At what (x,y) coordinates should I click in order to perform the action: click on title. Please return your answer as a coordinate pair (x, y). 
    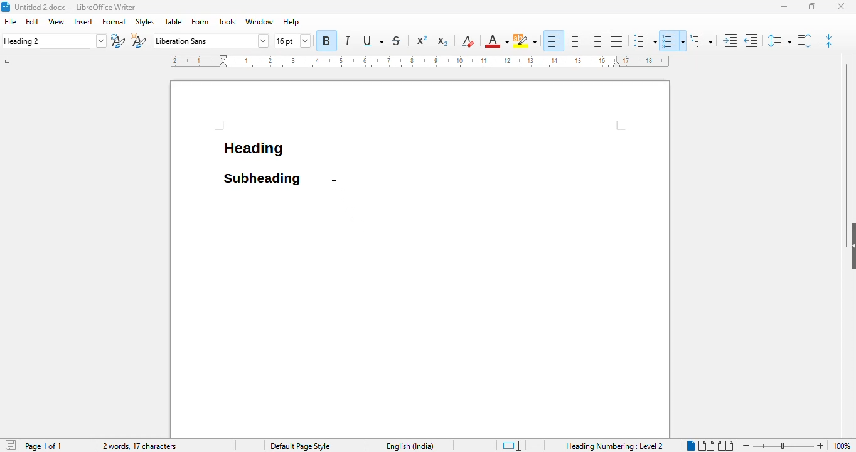
    Looking at the image, I should click on (75, 7).